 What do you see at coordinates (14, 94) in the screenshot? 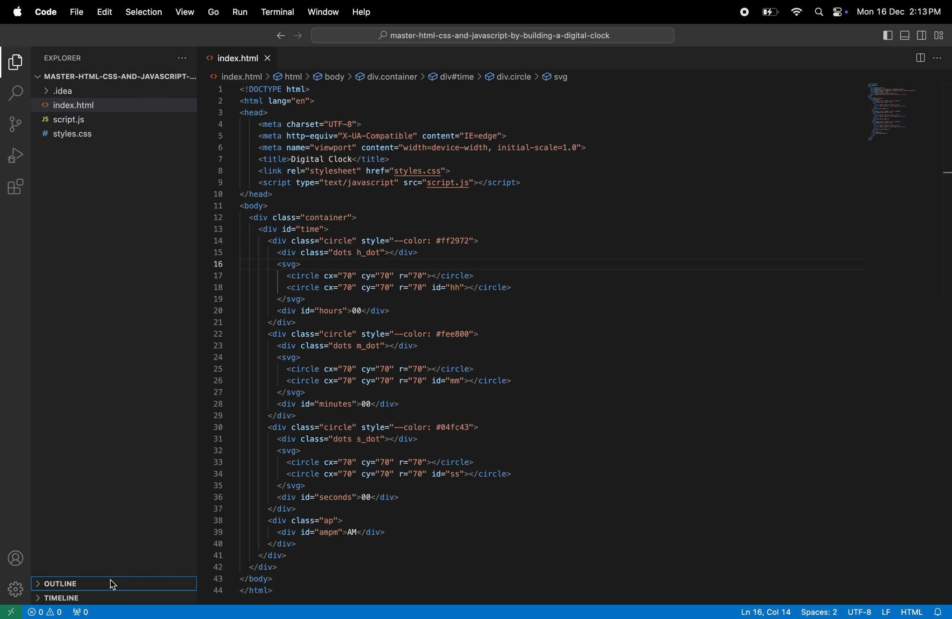
I see `search` at bounding box center [14, 94].